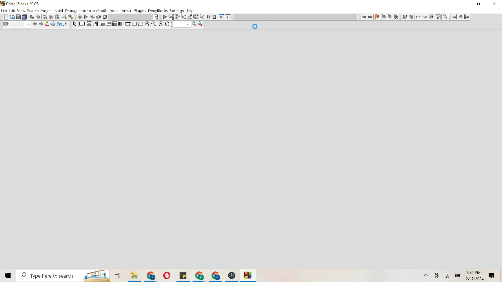 Image resolution: width=502 pixels, height=282 pixels. What do you see at coordinates (183, 275) in the screenshot?
I see `File` at bounding box center [183, 275].